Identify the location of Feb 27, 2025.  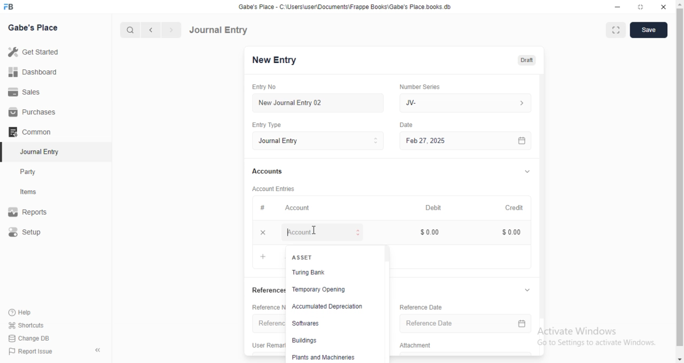
(472, 141).